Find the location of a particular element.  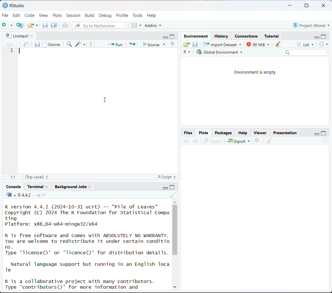

R script is located at coordinates (167, 178).